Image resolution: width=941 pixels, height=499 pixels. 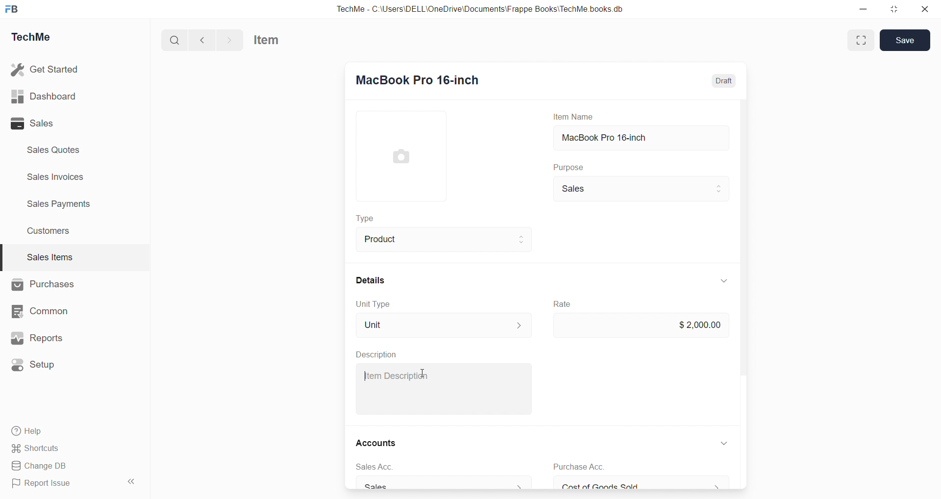 What do you see at coordinates (723, 281) in the screenshot?
I see `down` at bounding box center [723, 281].